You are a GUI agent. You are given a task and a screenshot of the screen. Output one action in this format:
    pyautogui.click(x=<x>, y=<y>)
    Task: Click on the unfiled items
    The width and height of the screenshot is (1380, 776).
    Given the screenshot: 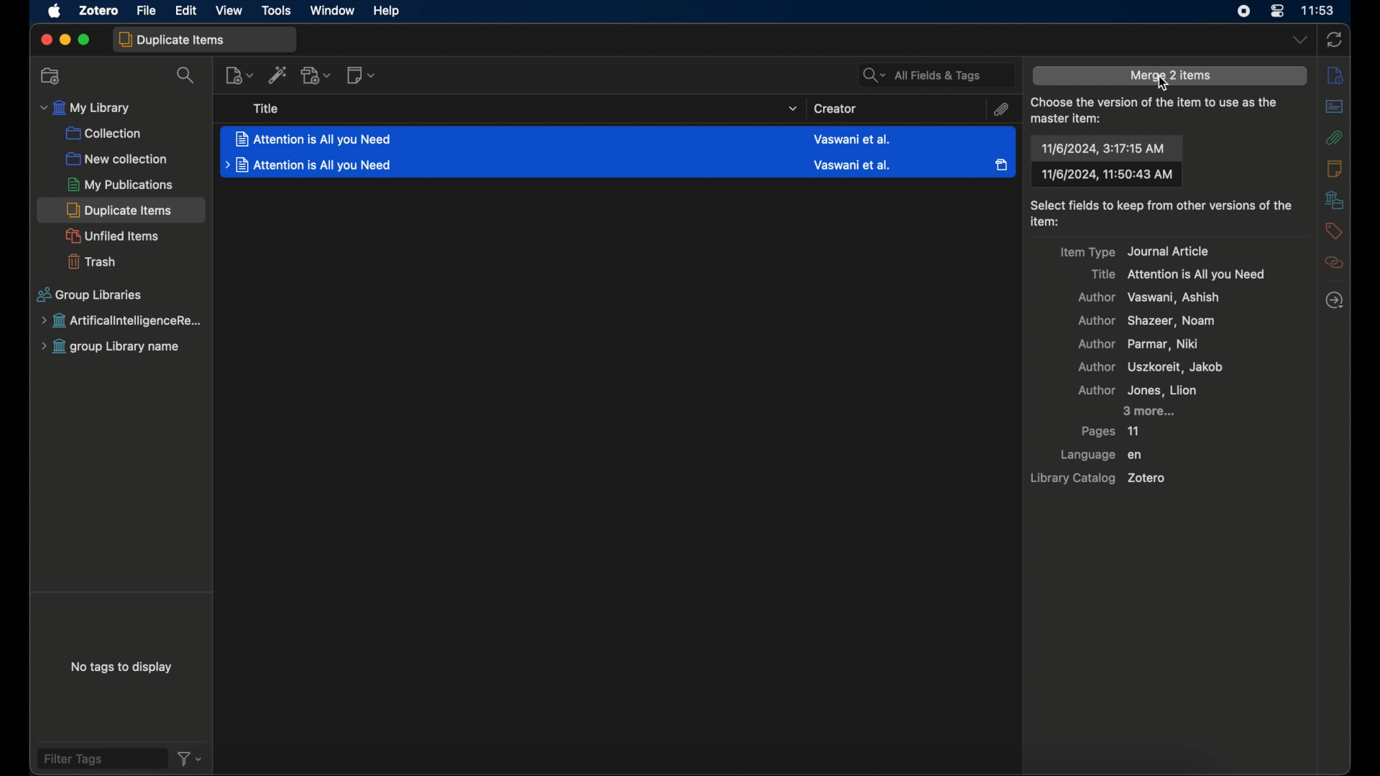 What is the action you would take?
    pyautogui.click(x=110, y=236)
    